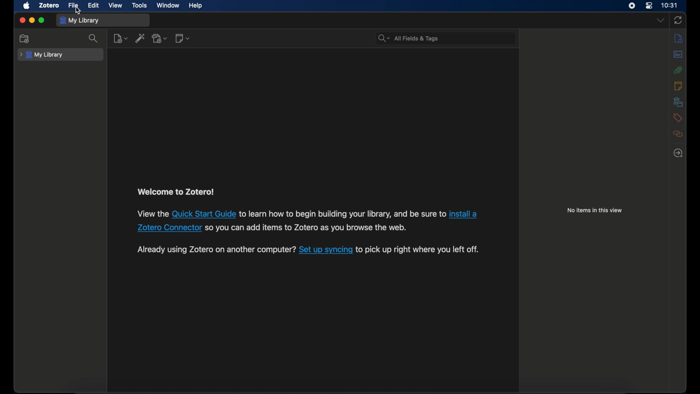  I want to click on cursor, so click(77, 10).